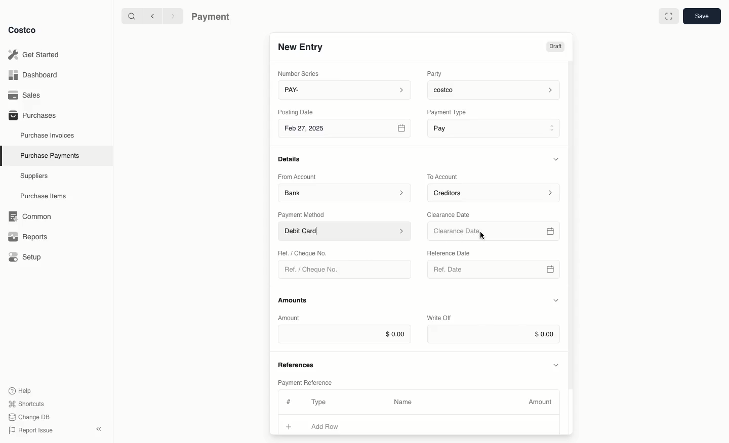 The width and height of the screenshot is (729, 443). What do you see at coordinates (346, 130) in the screenshot?
I see `Feb 27, 2025` at bounding box center [346, 130].